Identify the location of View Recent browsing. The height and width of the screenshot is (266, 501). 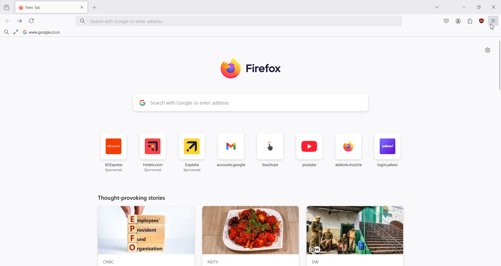
(7, 8).